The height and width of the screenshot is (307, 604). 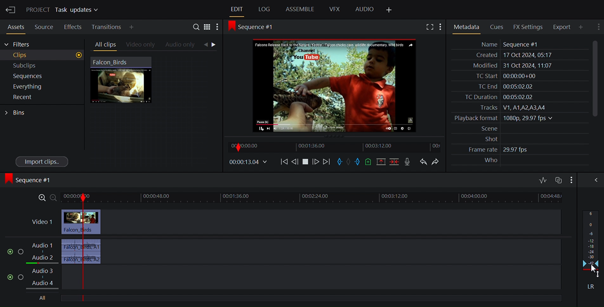 What do you see at coordinates (408, 162) in the screenshot?
I see `Record voice over` at bounding box center [408, 162].